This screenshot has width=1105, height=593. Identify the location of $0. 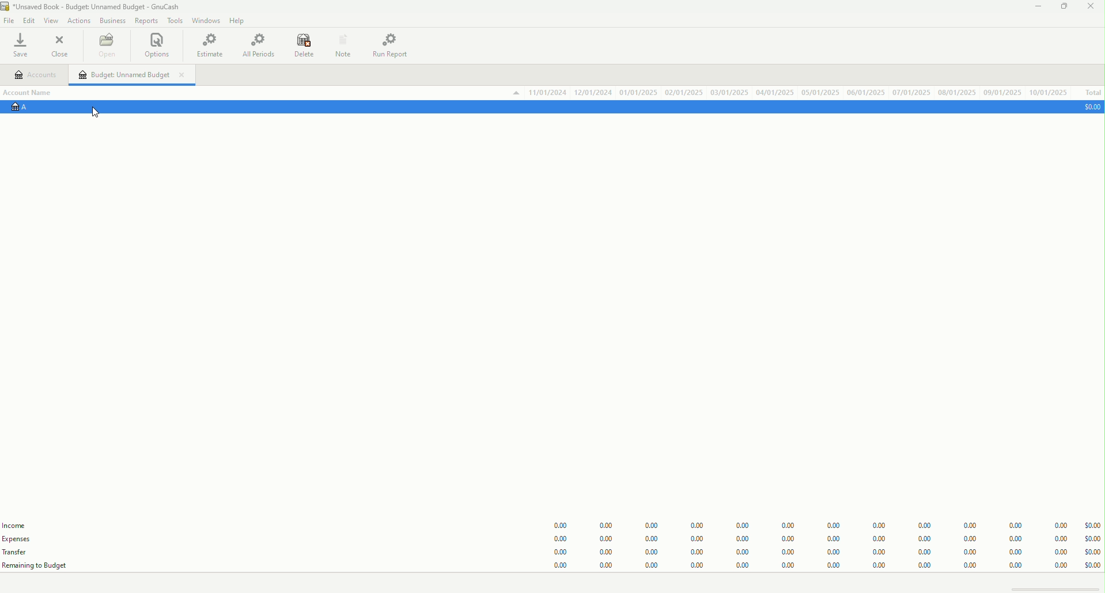
(1092, 108).